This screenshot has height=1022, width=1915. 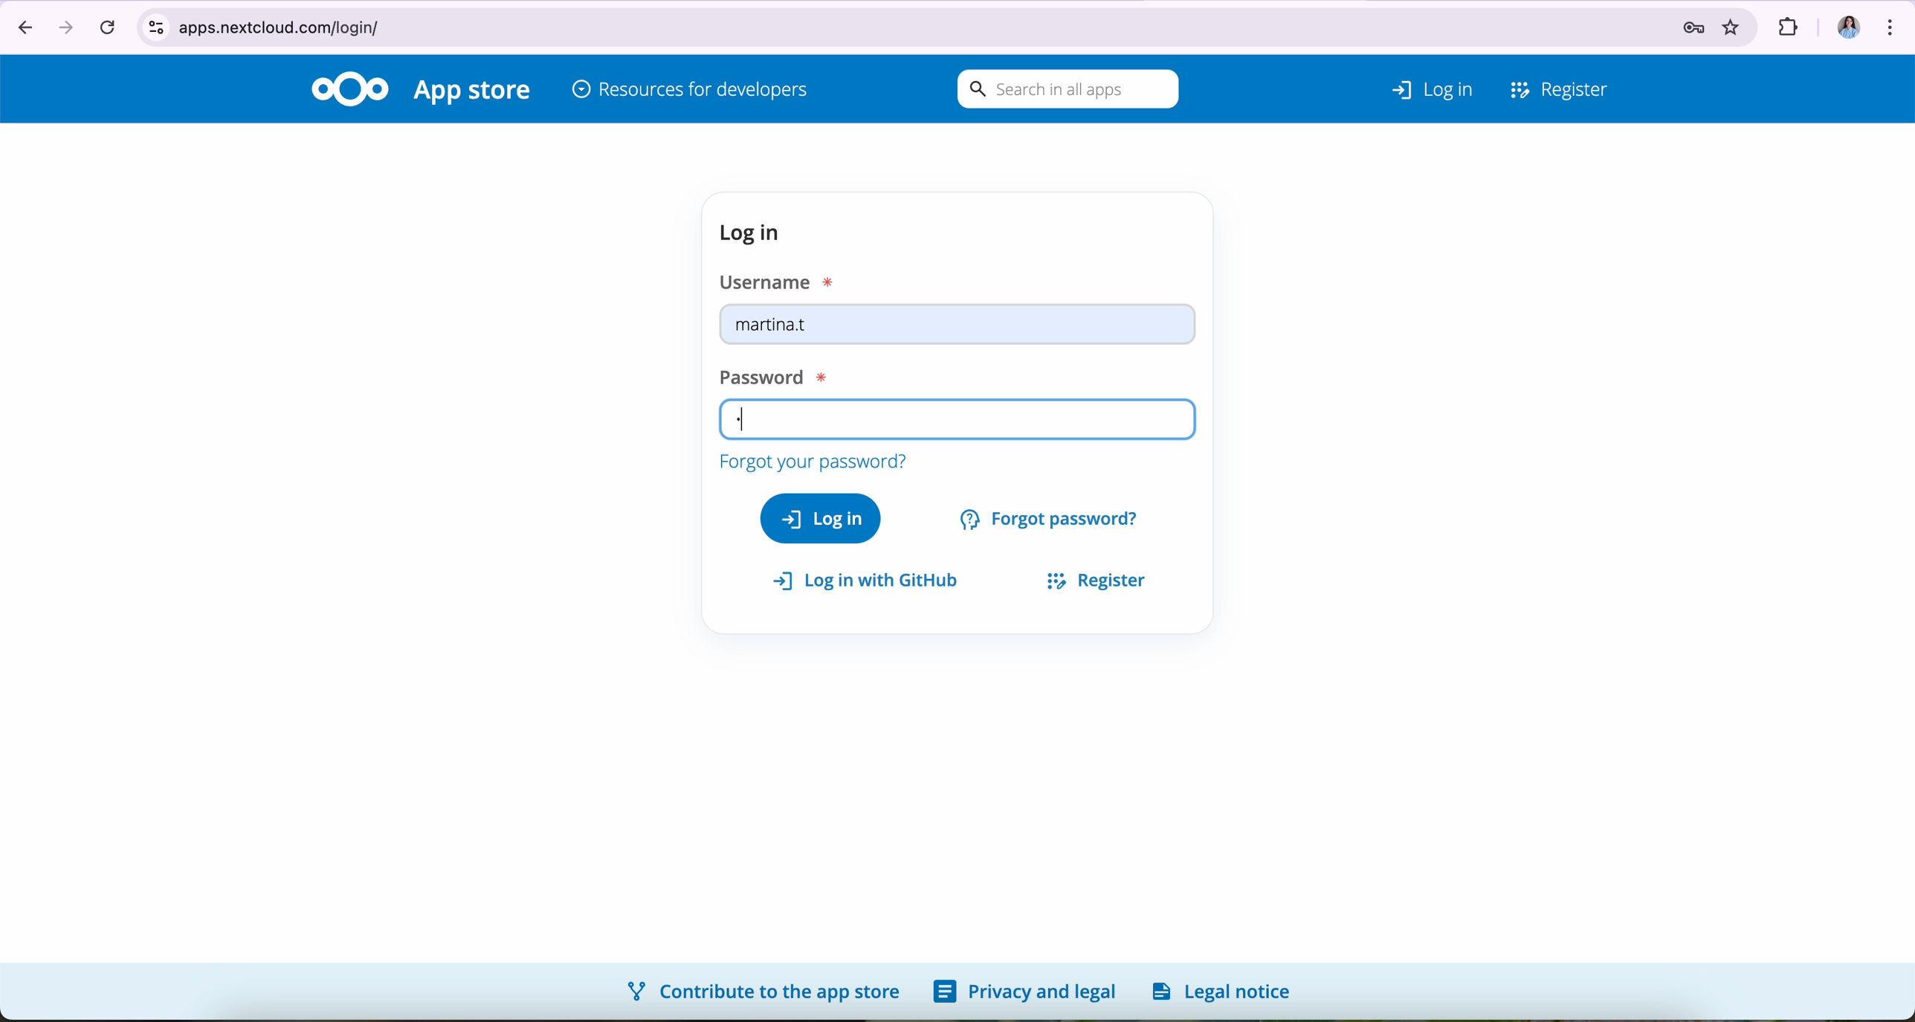 I want to click on privacy and legal, so click(x=1024, y=992).